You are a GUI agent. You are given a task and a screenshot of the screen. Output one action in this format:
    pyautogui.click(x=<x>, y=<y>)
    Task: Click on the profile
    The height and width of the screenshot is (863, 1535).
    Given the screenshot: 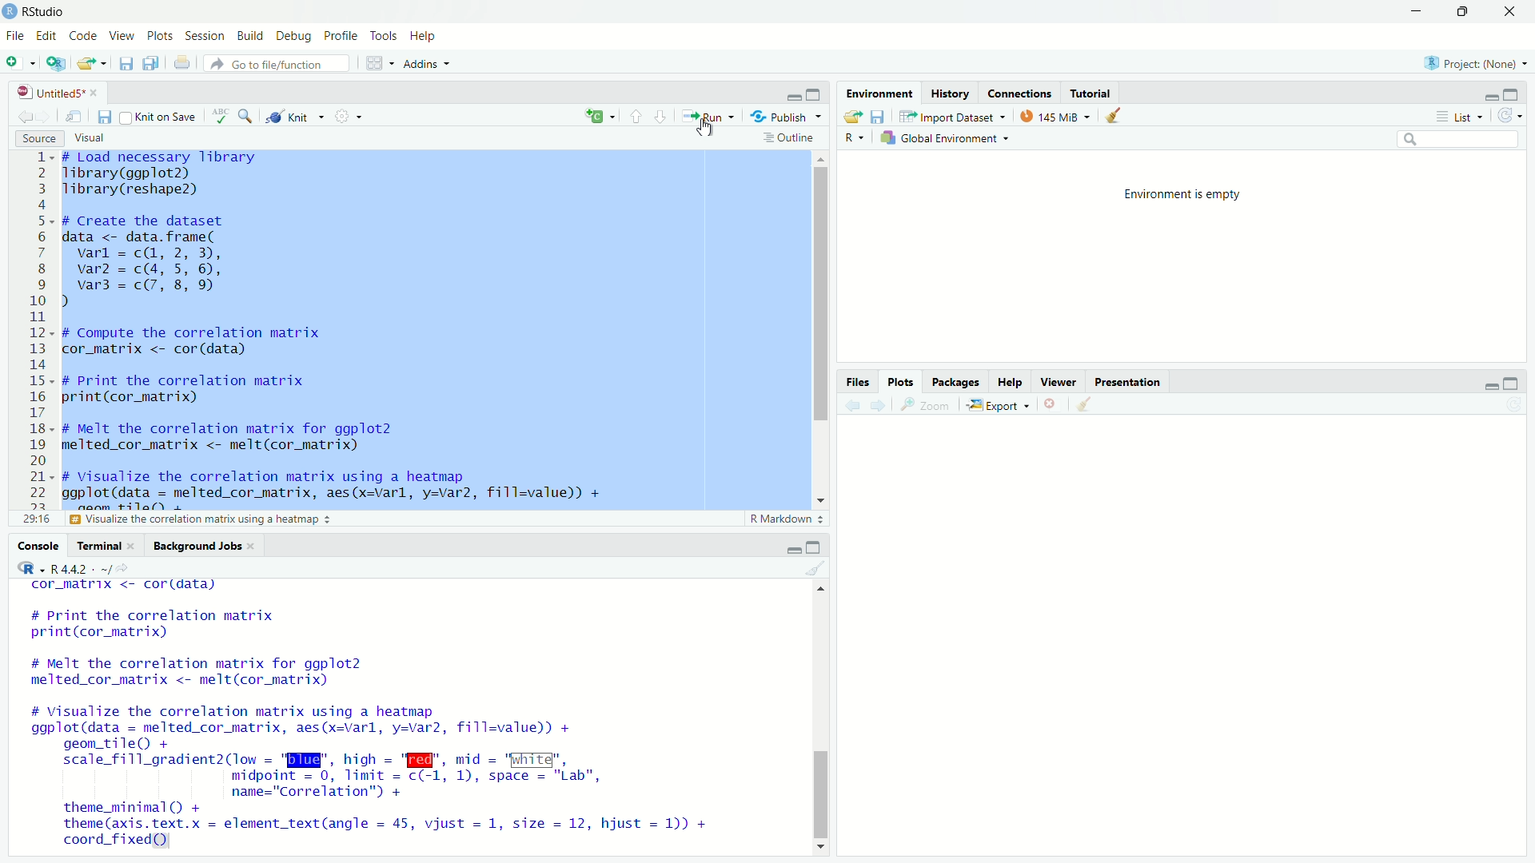 What is the action you would take?
    pyautogui.click(x=341, y=37)
    